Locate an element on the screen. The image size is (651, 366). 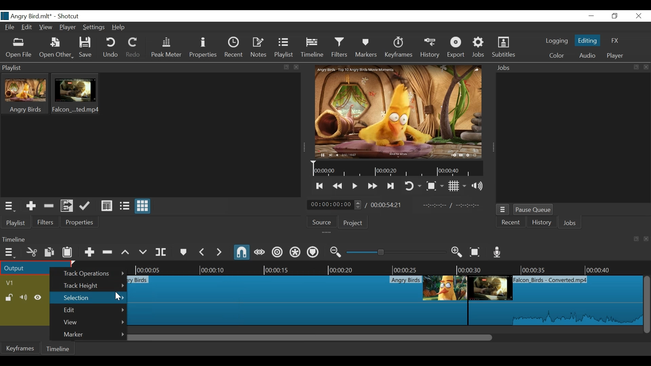
Redo is located at coordinates (134, 47).